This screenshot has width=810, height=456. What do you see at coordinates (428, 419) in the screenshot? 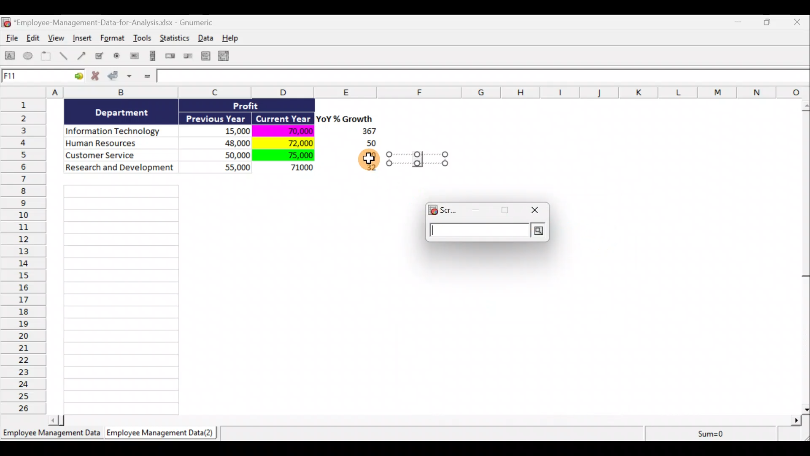
I see `Scroll bar` at bounding box center [428, 419].